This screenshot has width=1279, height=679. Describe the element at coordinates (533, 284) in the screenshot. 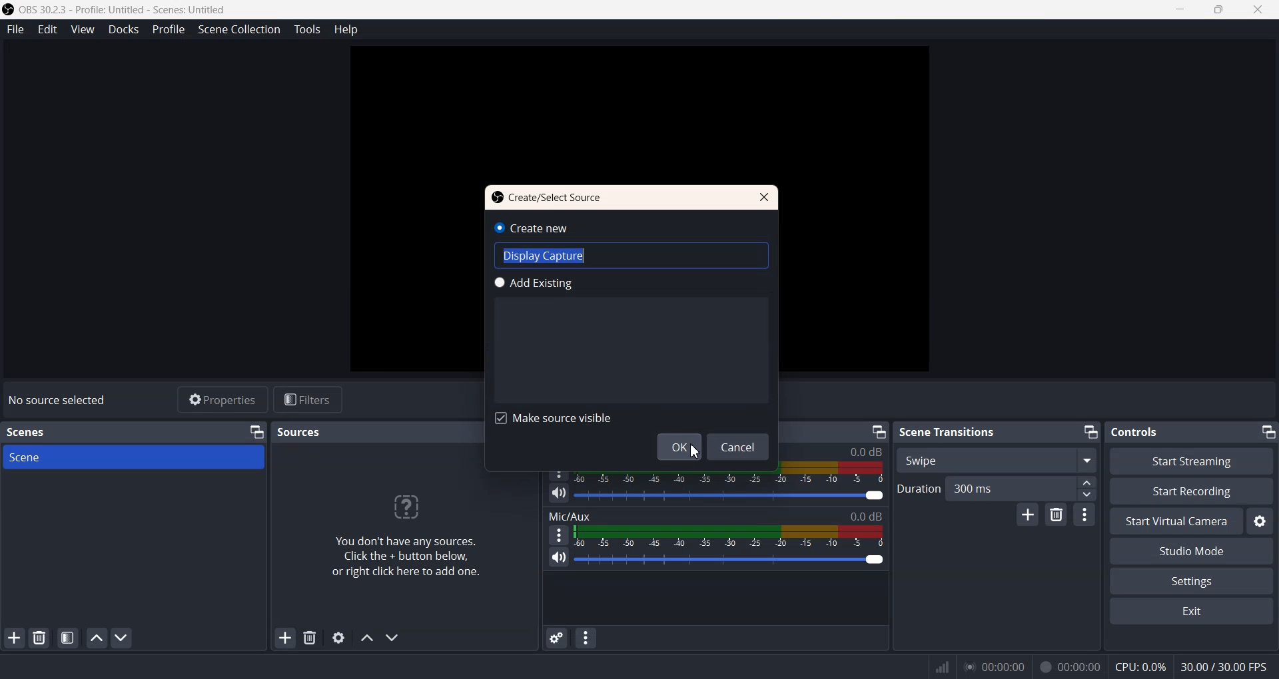

I see `Add Existing` at that location.